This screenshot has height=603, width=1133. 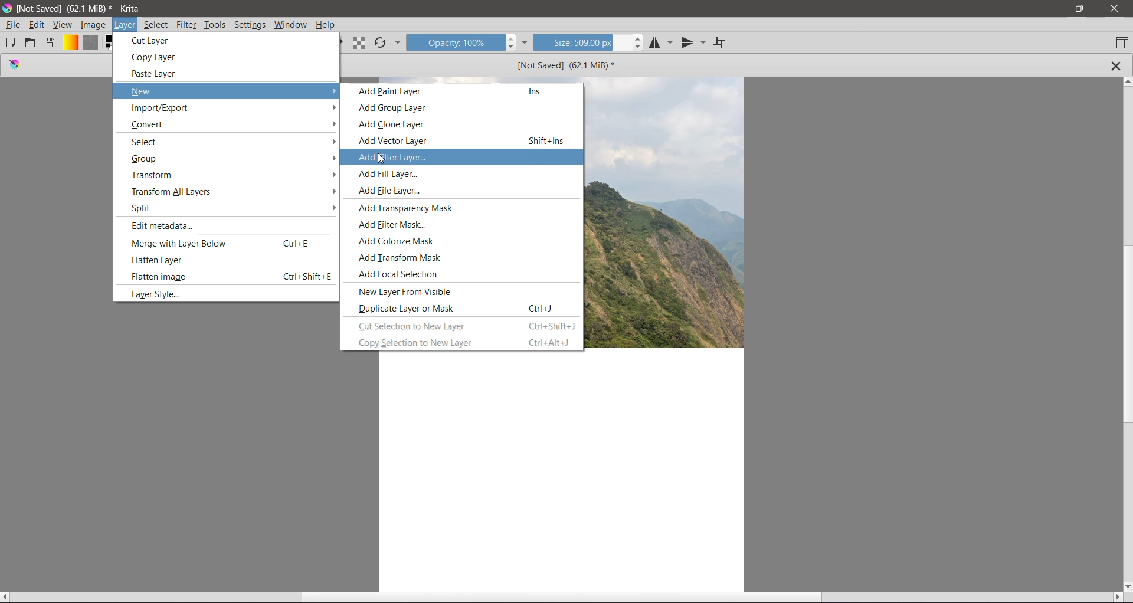 I want to click on Add Clone Layer, so click(x=396, y=126).